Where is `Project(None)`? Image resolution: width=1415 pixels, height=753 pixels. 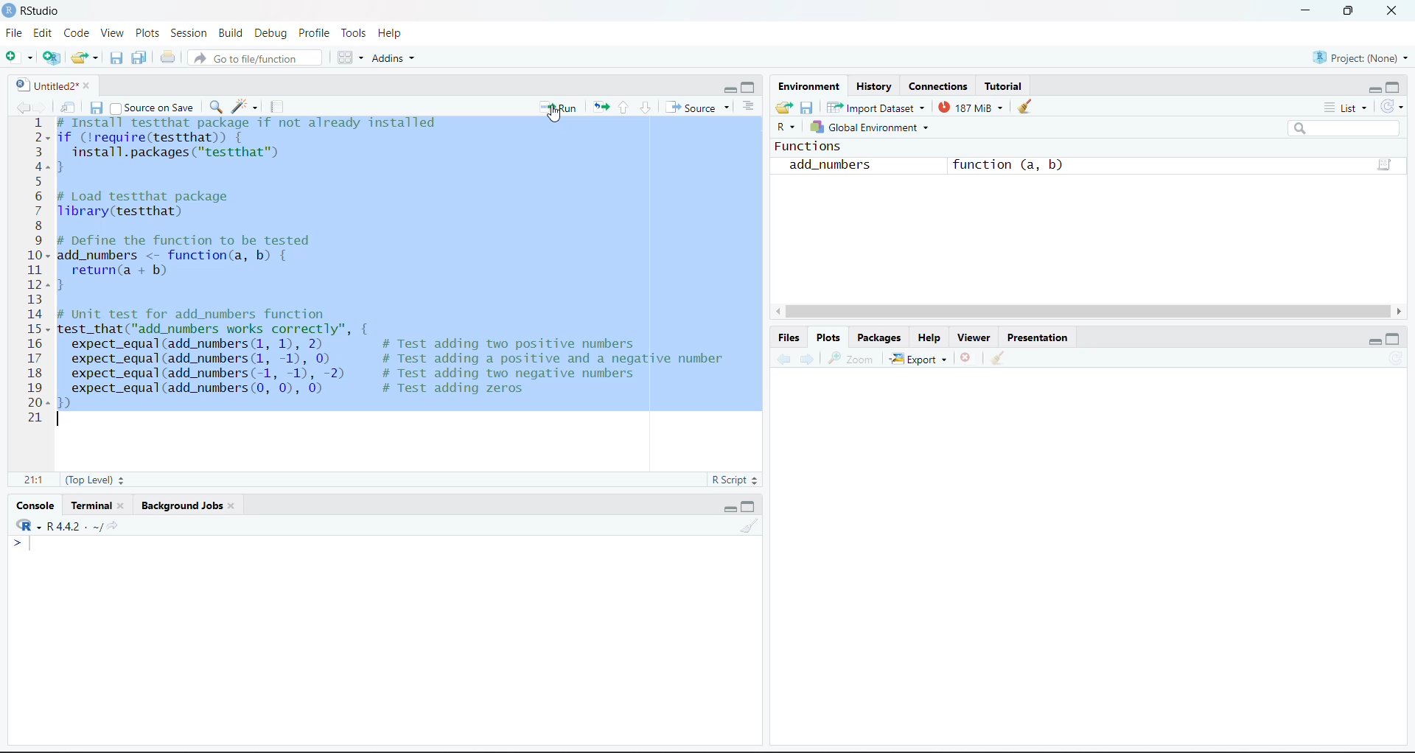
Project(None) is located at coordinates (1360, 59).